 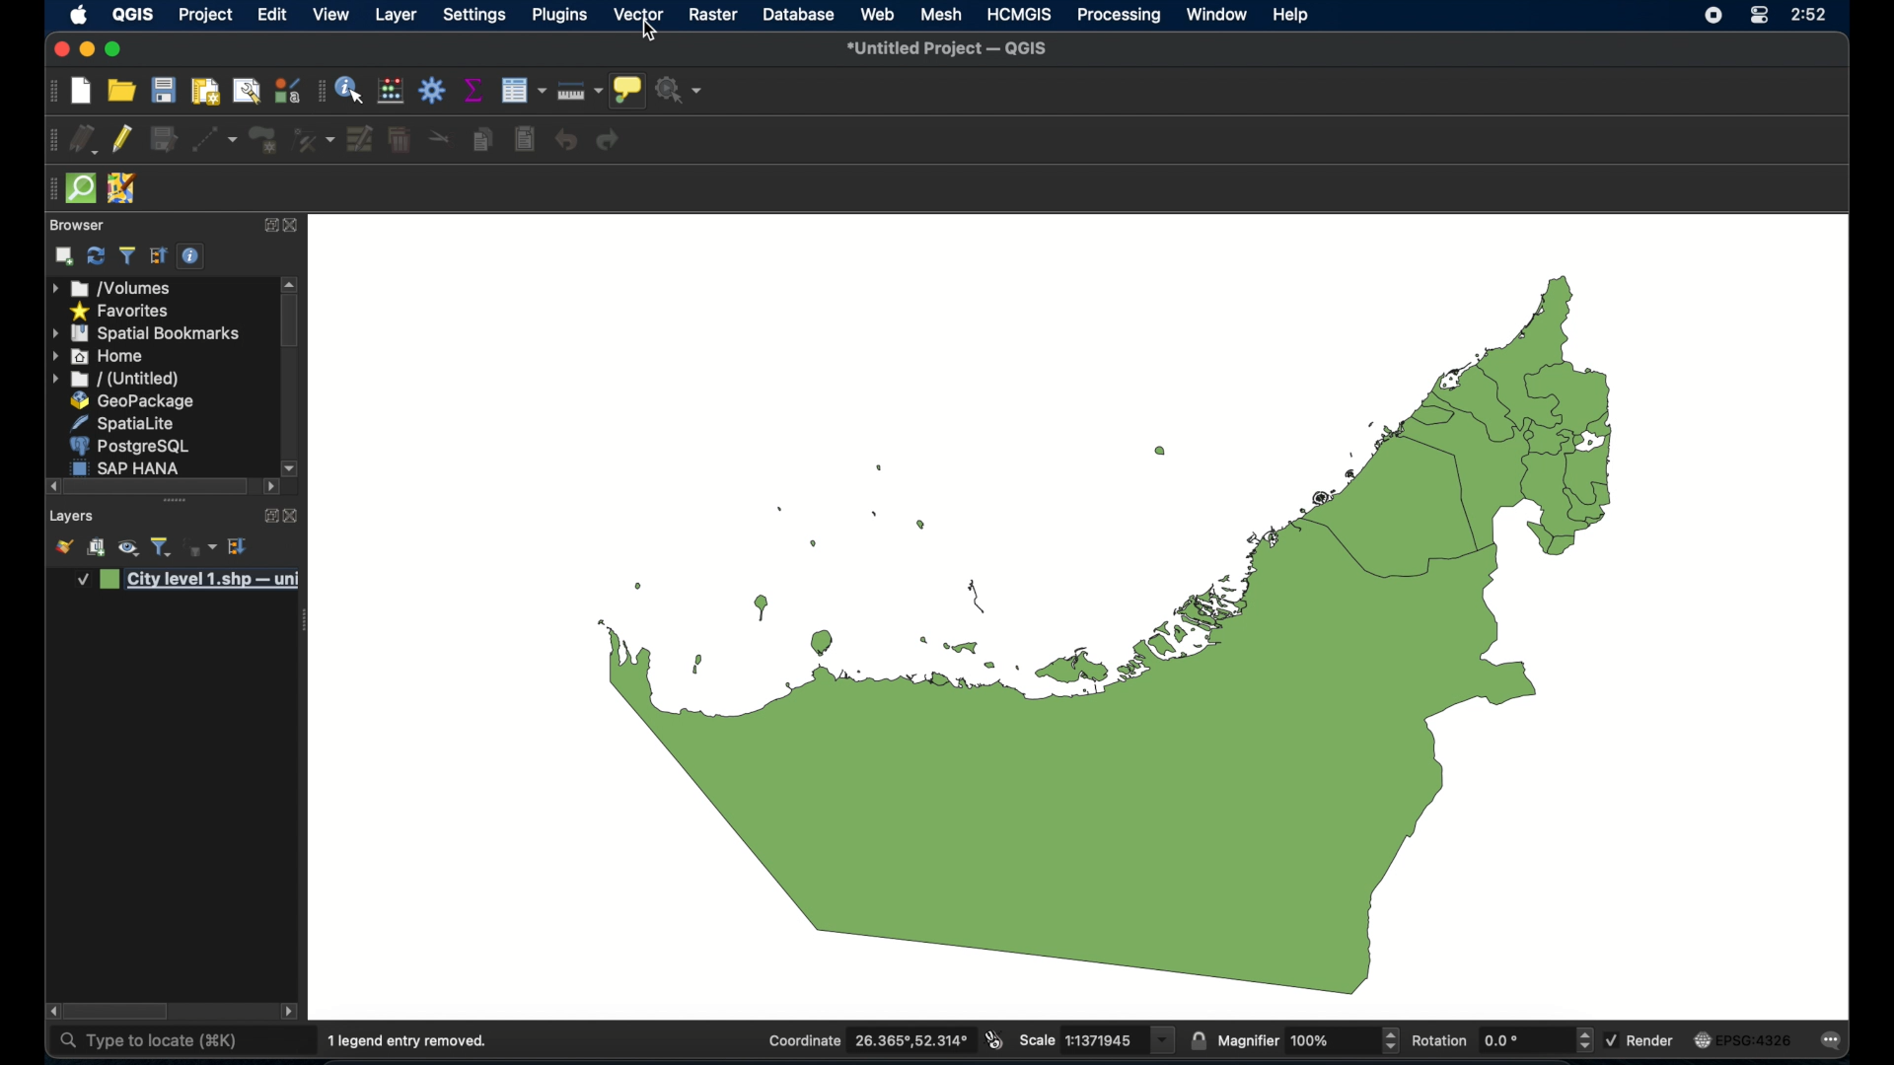 I want to click on vertes tool, so click(x=311, y=139).